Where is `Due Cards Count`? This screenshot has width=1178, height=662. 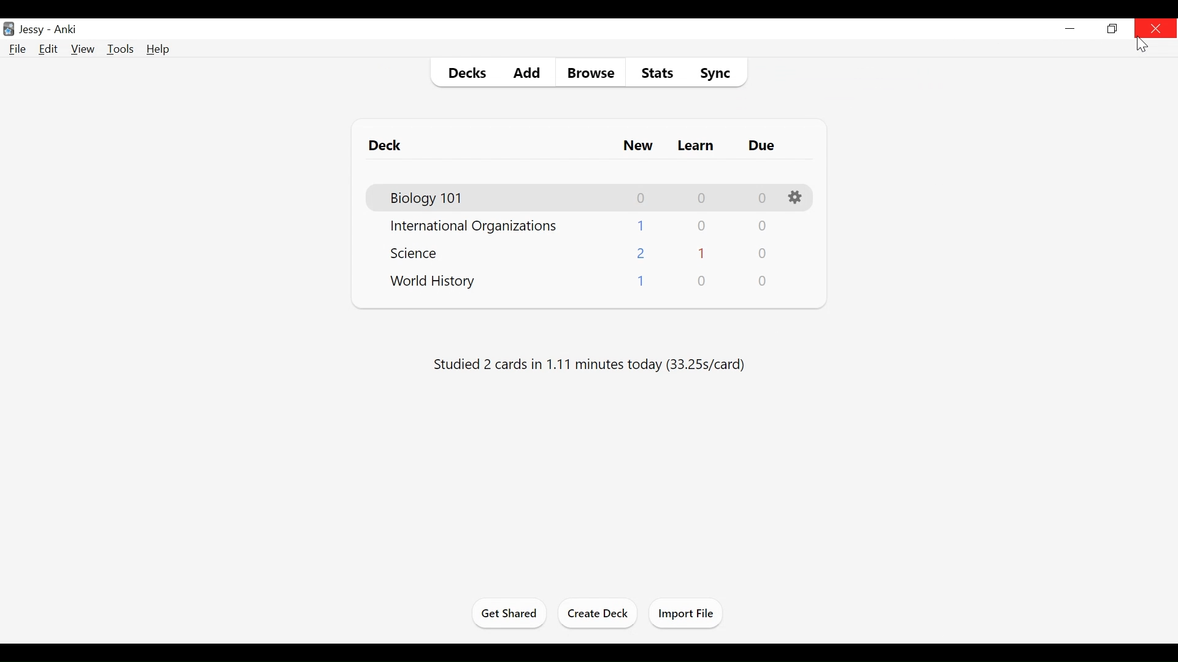 Due Cards Count is located at coordinates (761, 281).